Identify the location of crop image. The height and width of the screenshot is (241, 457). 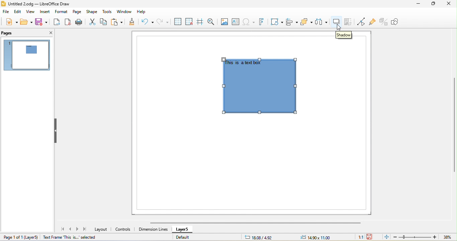
(349, 21).